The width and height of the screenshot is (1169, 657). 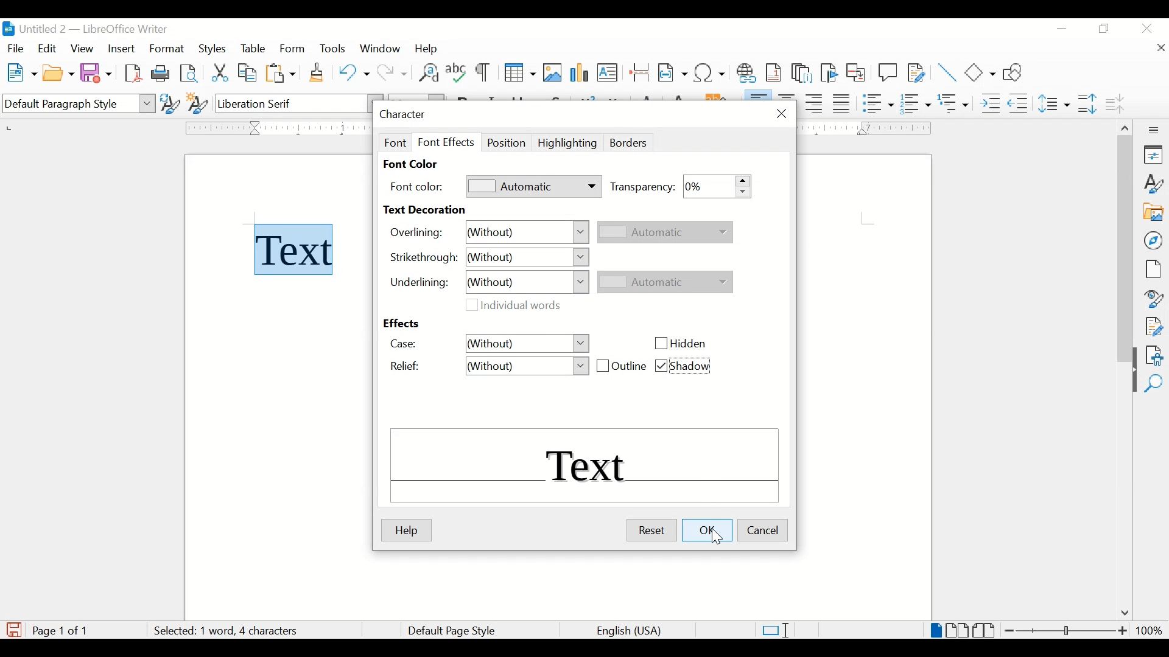 I want to click on transparency:, so click(x=644, y=187).